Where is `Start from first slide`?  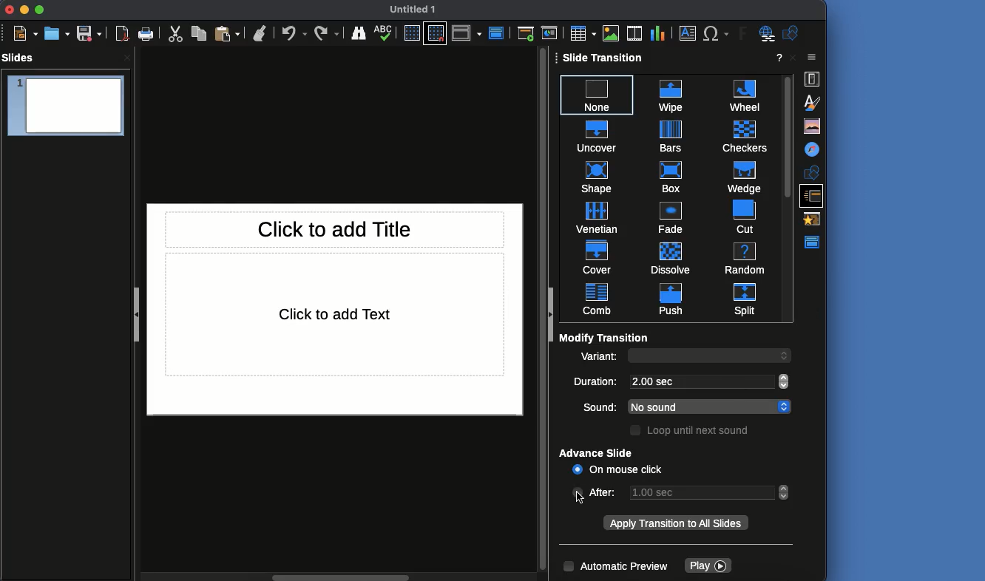
Start from first slide is located at coordinates (525, 34).